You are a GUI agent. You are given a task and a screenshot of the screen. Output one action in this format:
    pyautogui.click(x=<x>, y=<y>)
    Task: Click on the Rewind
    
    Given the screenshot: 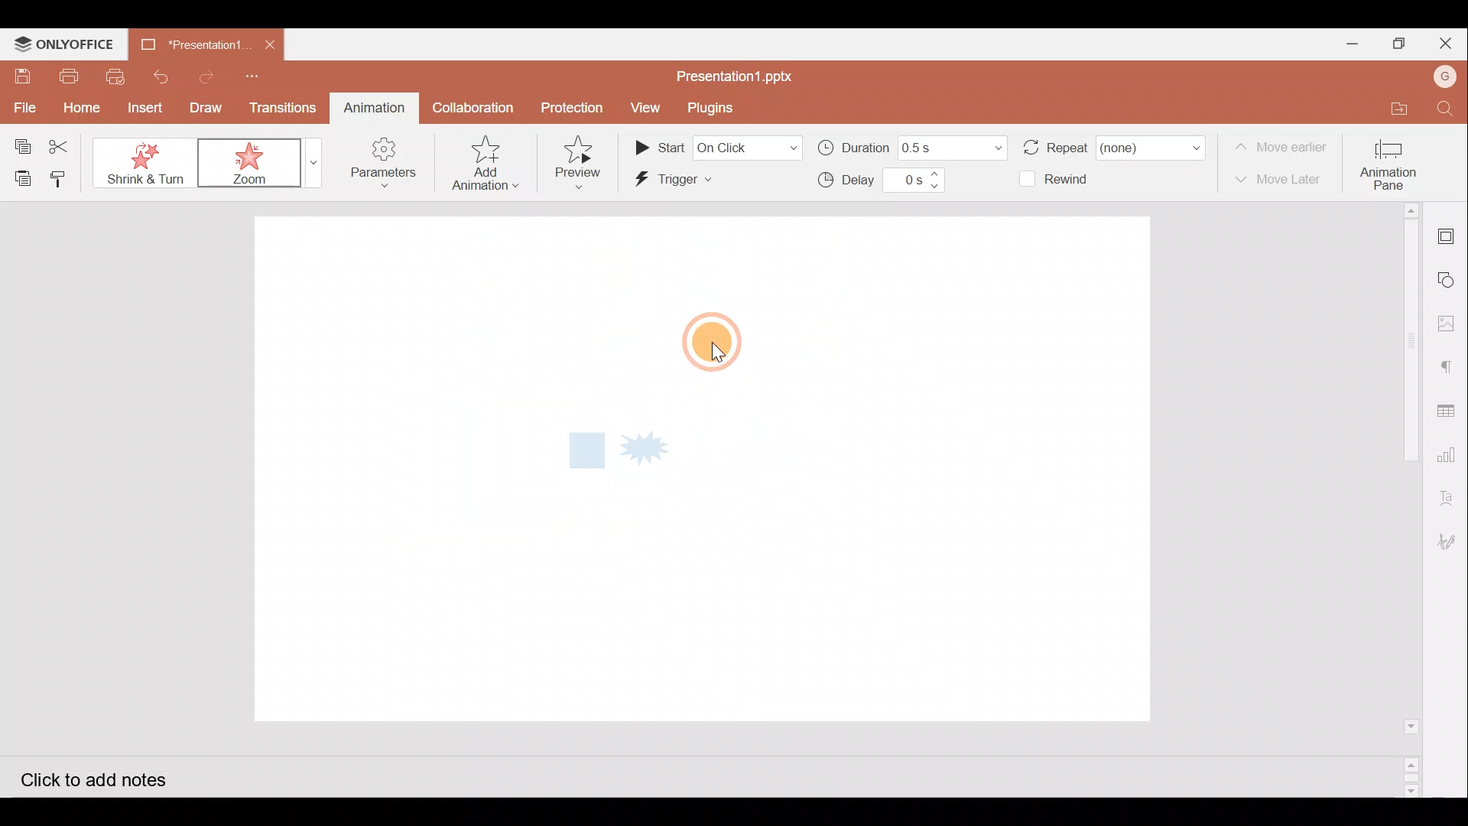 What is the action you would take?
    pyautogui.click(x=1063, y=180)
    